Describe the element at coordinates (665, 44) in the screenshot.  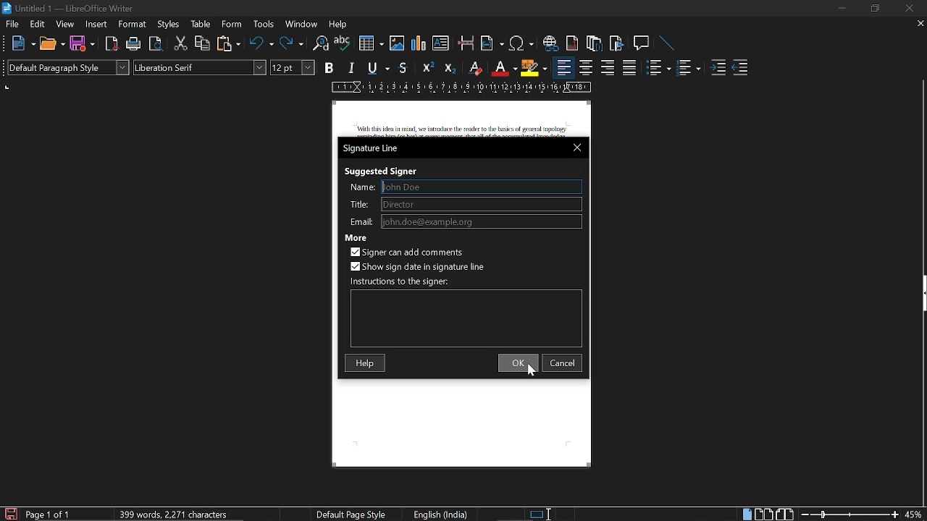
I see `line` at that location.